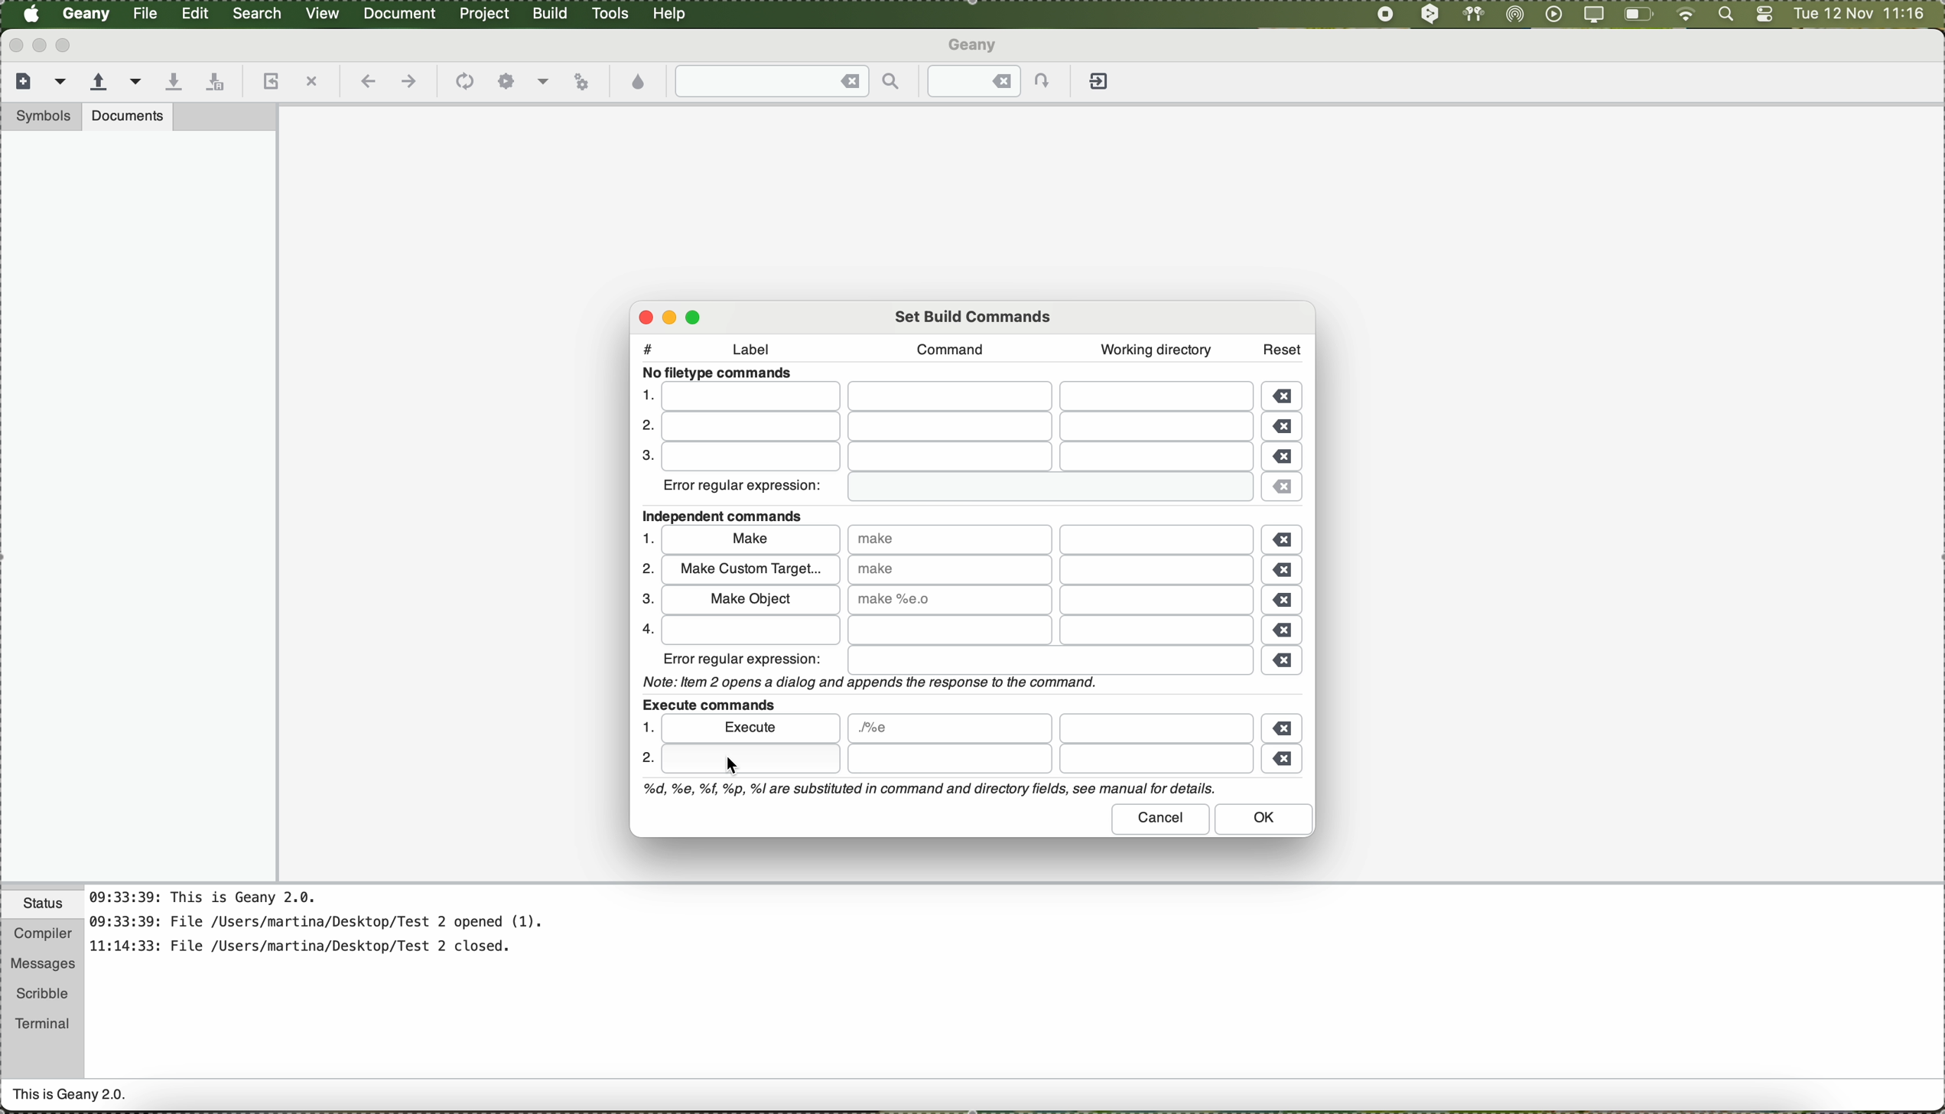 The image size is (1945, 1114). Describe the element at coordinates (1764, 15) in the screenshot. I see `controls` at that location.